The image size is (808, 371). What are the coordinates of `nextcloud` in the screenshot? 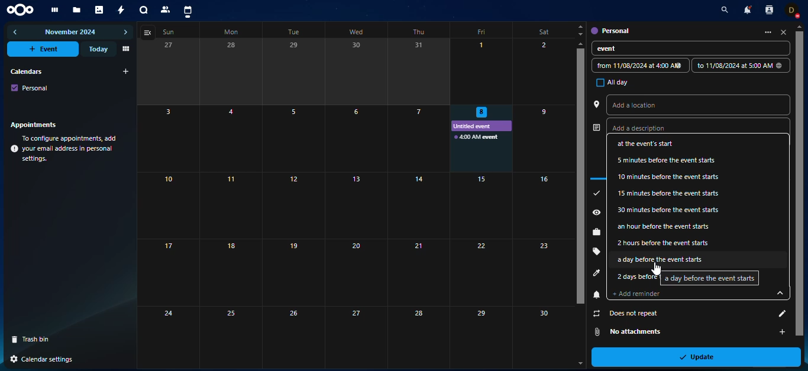 It's located at (22, 9).